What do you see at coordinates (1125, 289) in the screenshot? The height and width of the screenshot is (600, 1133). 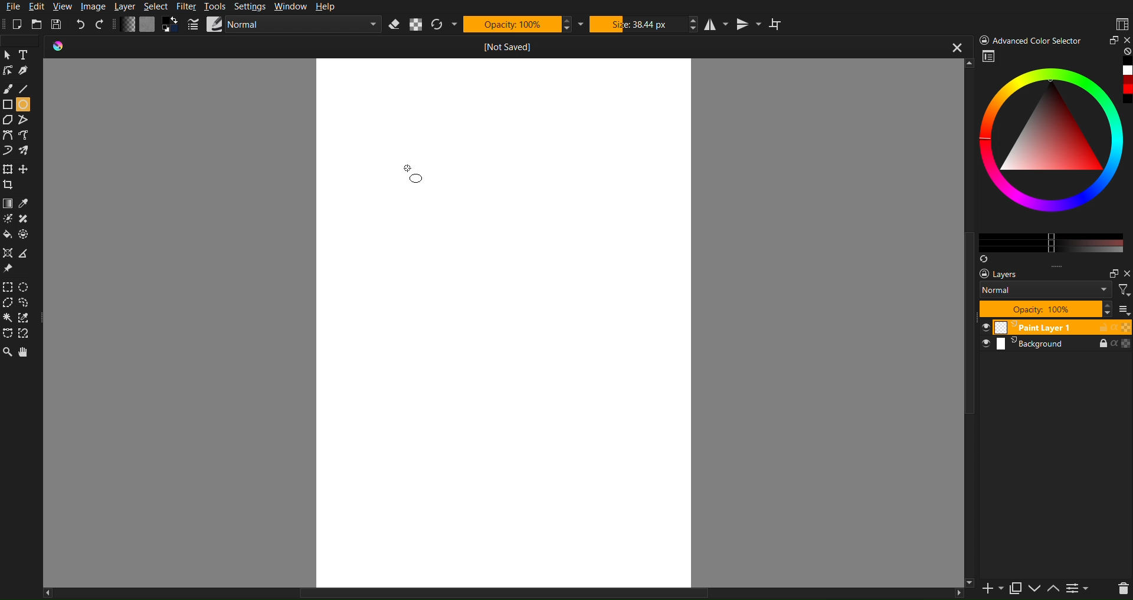 I see `filter` at bounding box center [1125, 289].